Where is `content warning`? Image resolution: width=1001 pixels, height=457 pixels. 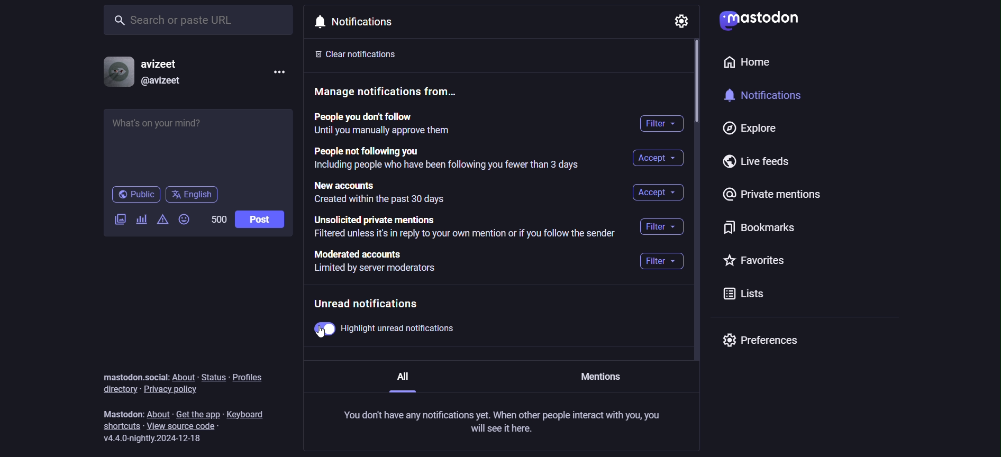
content warning is located at coordinates (163, 223).